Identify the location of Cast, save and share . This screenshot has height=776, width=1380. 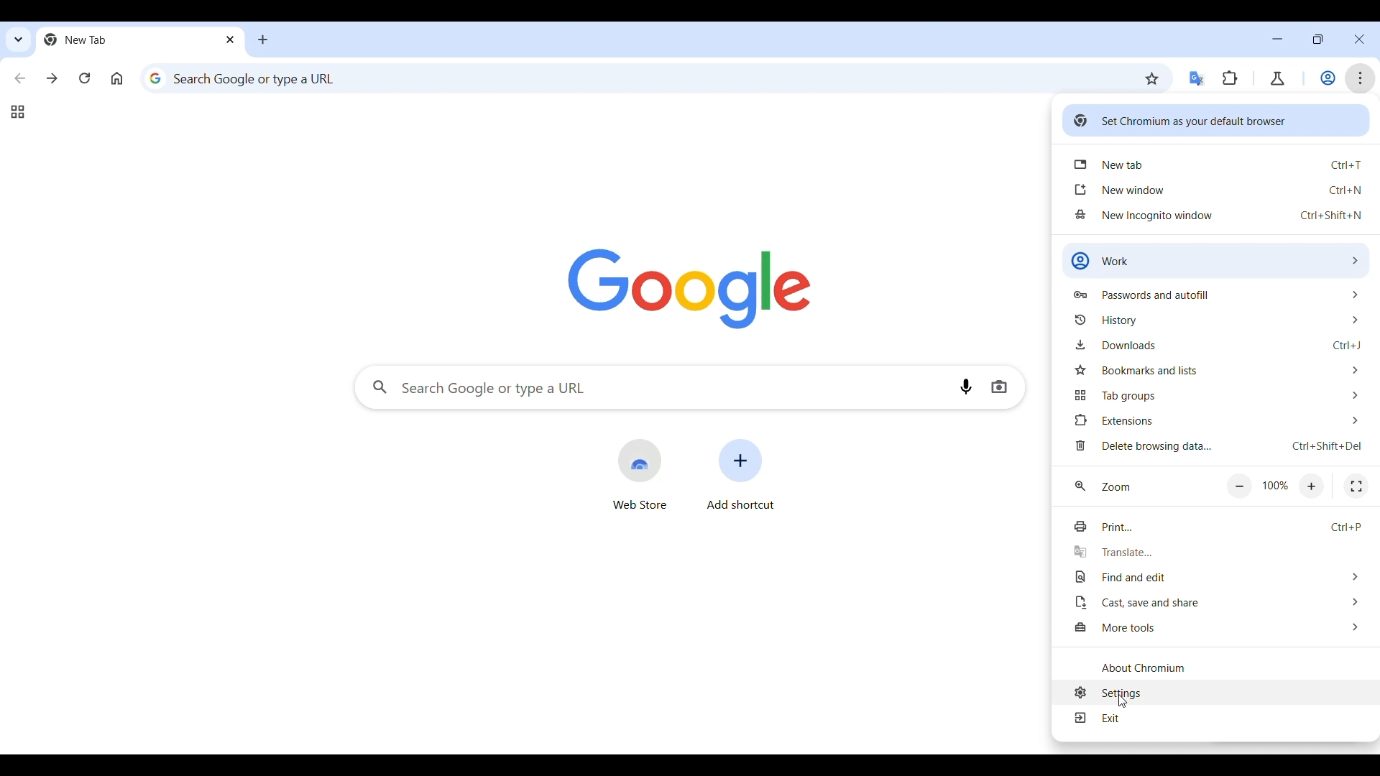
(1217, 601).